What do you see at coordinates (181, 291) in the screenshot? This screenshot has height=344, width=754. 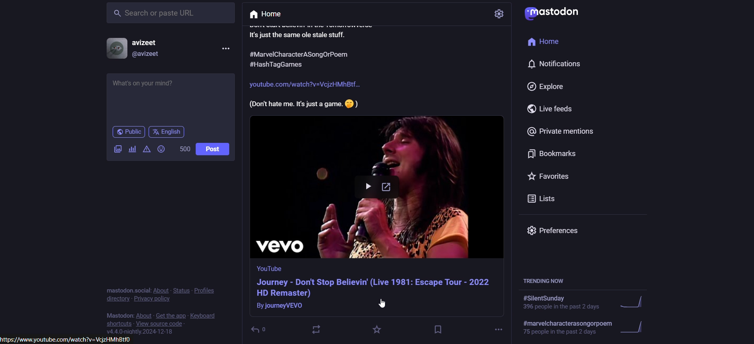 I see `status` at bounding box center [181, 291].